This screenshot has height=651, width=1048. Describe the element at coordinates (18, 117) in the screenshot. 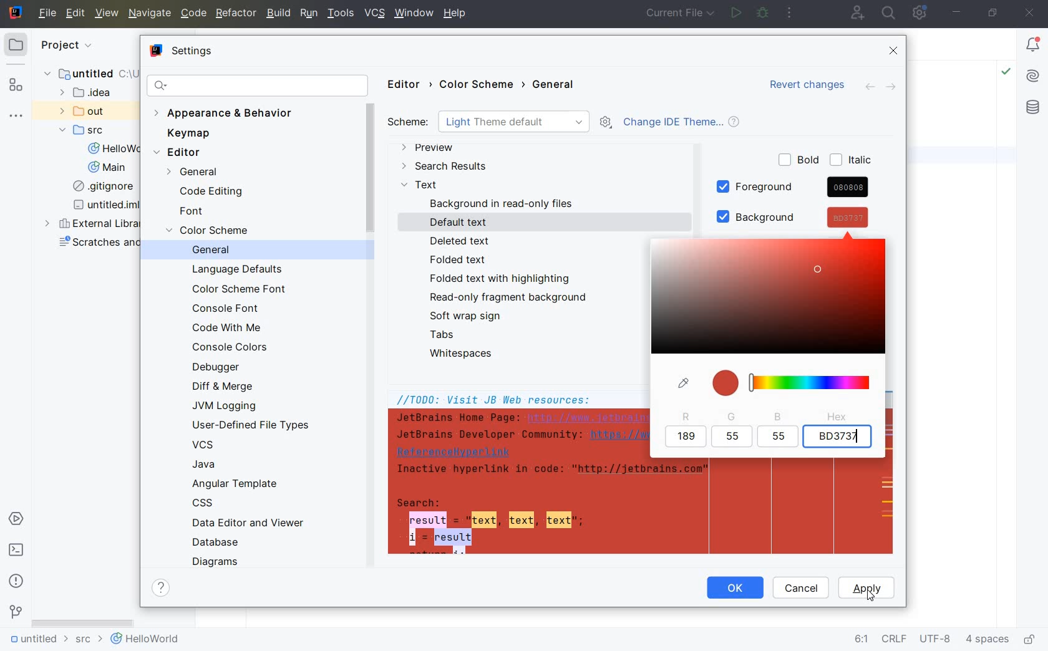

I see `more tool windows` at that location.